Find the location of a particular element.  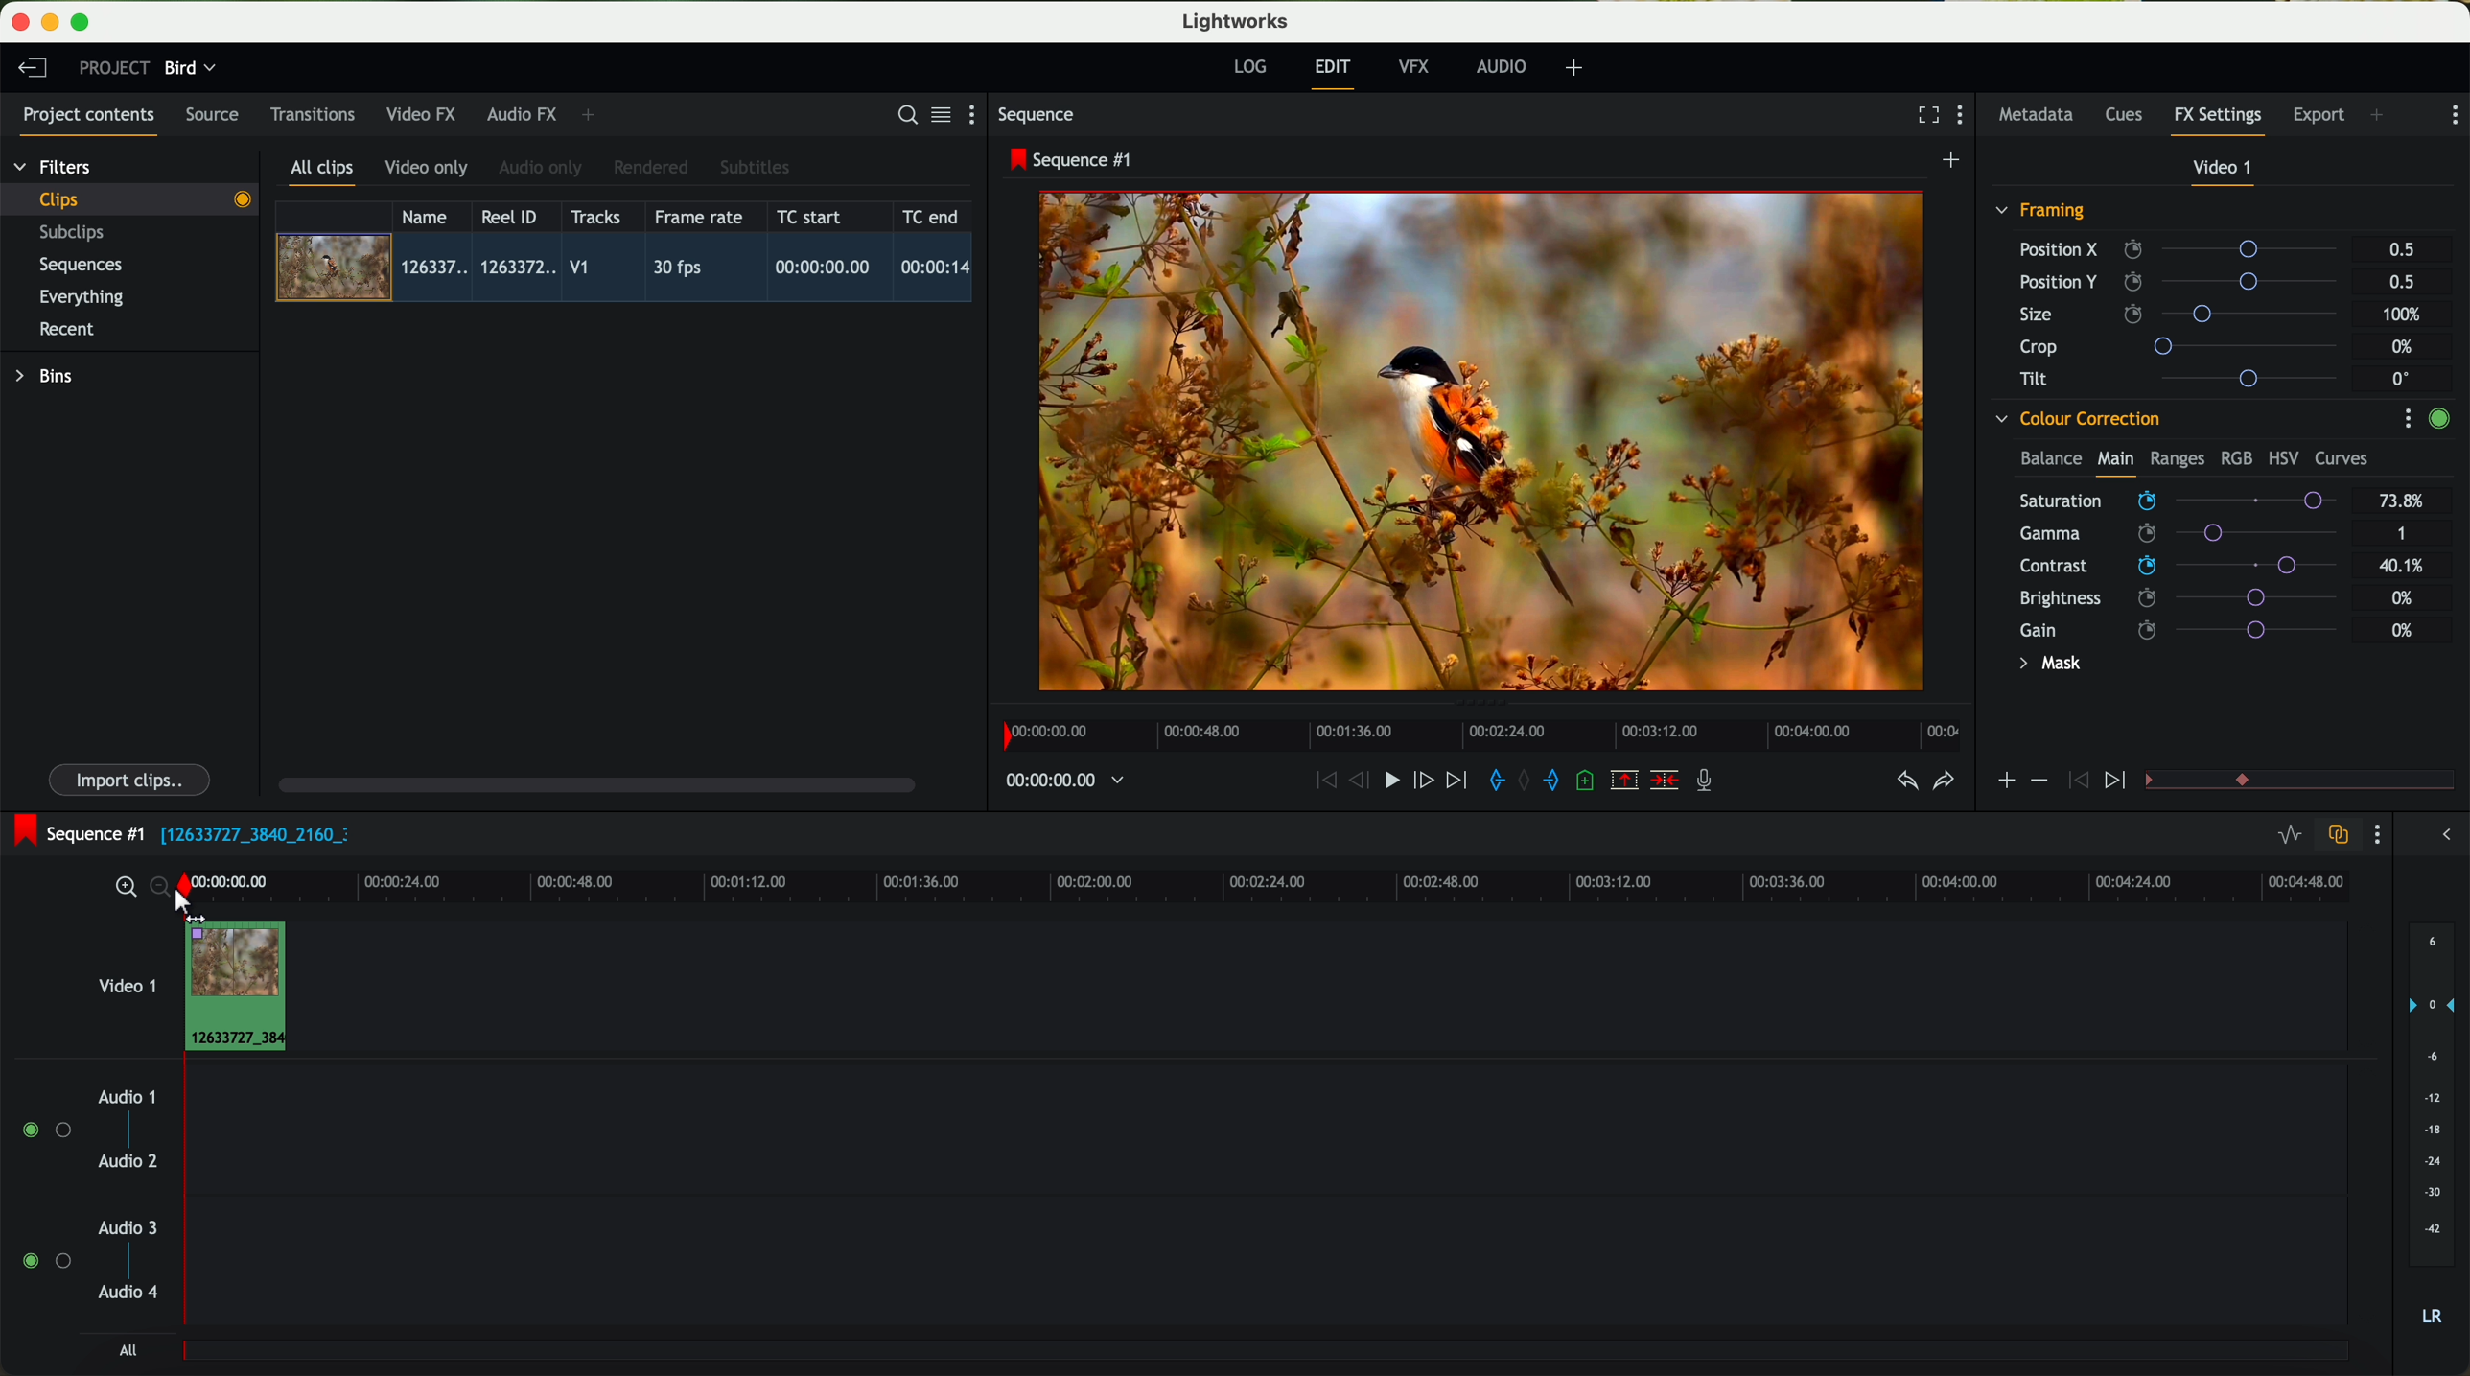

Reel ID is located at coordinates (514, 216).